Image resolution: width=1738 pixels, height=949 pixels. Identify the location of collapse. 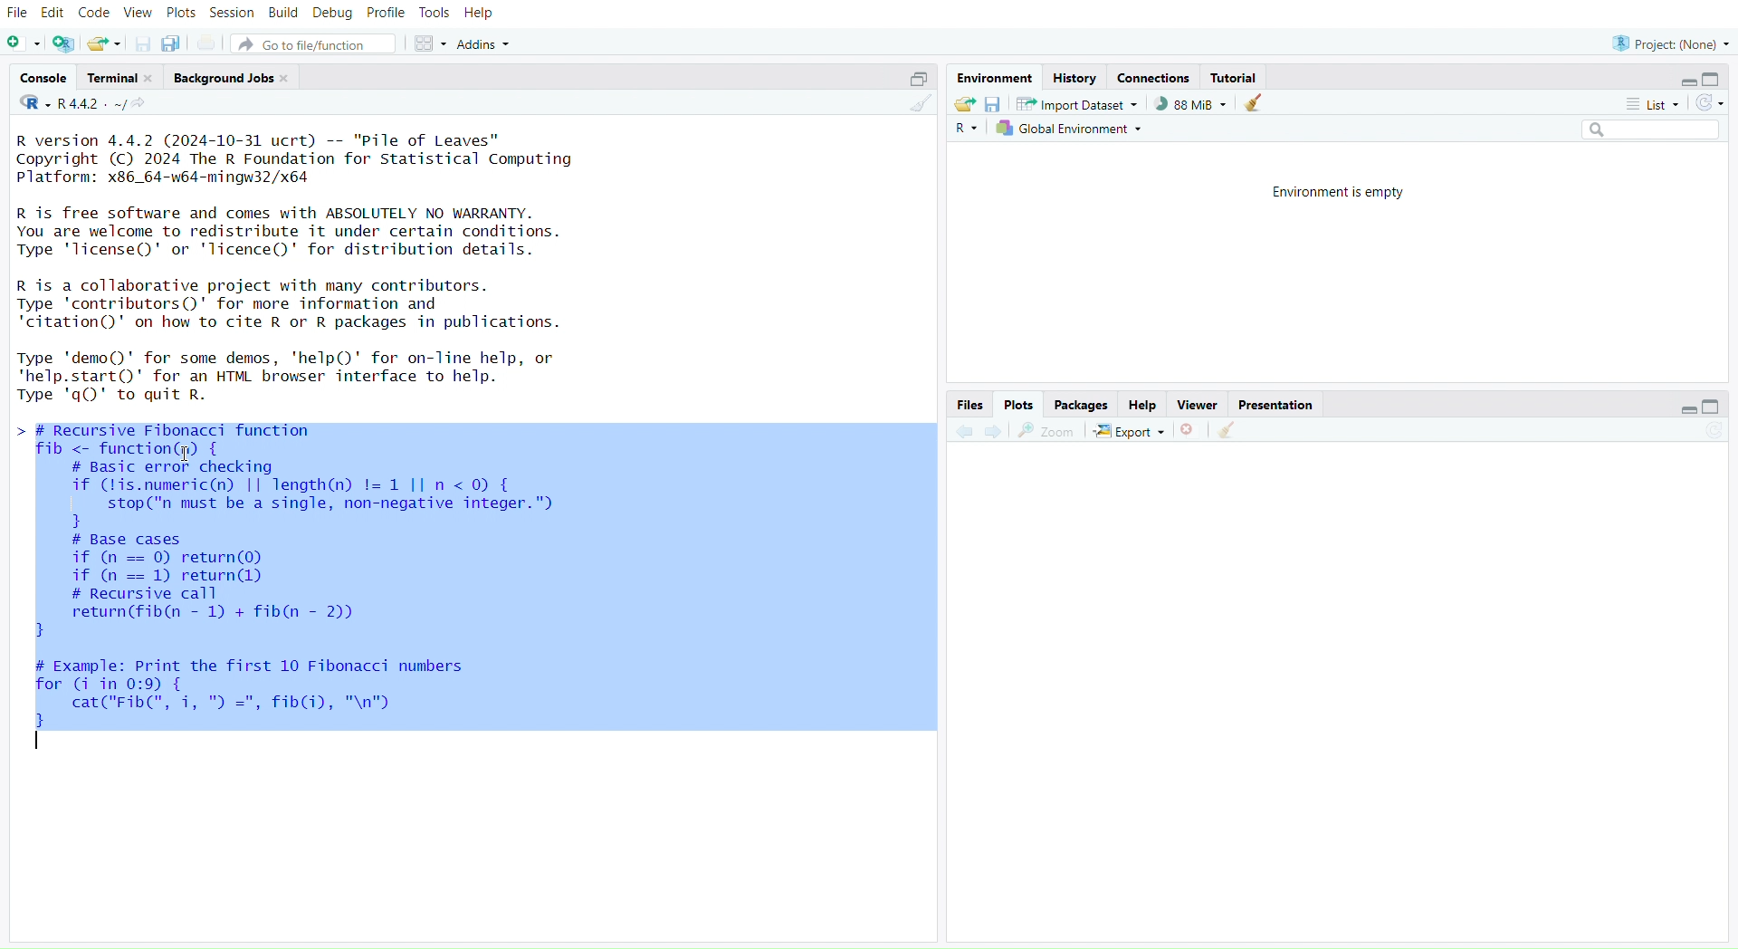
(914, 80).